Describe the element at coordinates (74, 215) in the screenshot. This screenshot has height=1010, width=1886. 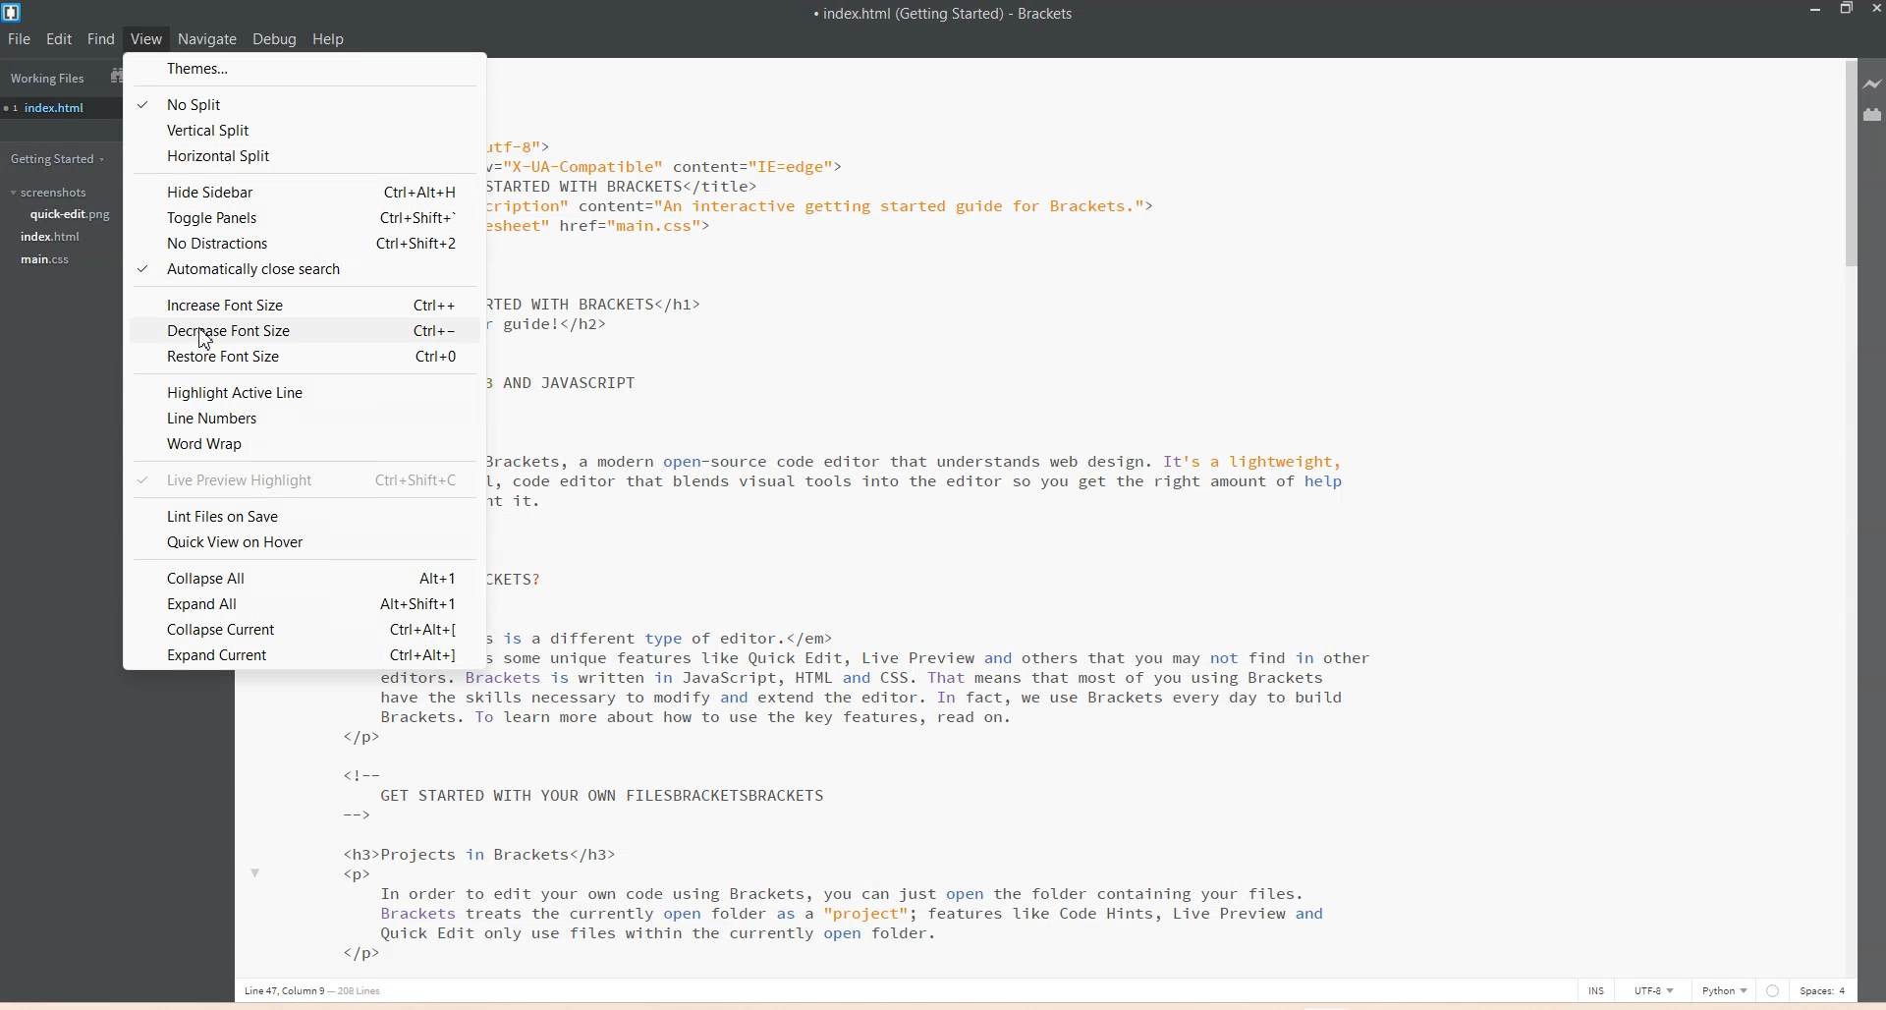
I see `Quick-edit.png` at that location.